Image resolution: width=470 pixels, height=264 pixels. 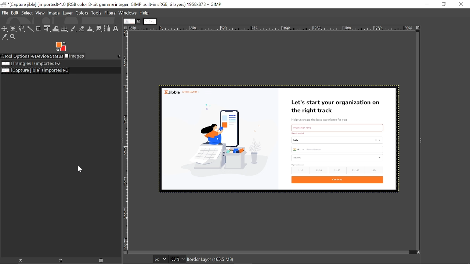 I want to click on Windows, so click(x=128, y=13).